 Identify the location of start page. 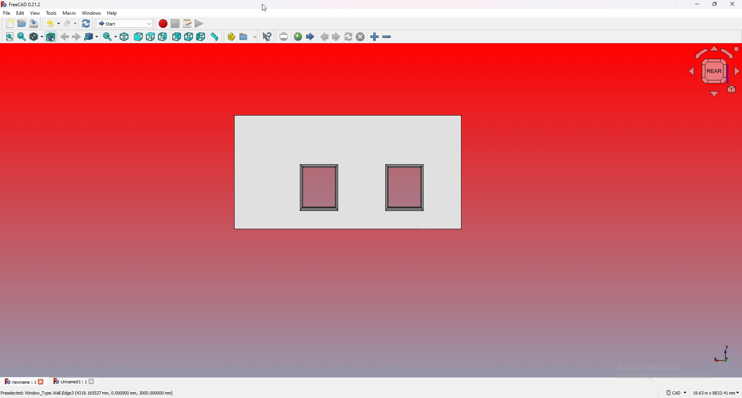
(311, 36).